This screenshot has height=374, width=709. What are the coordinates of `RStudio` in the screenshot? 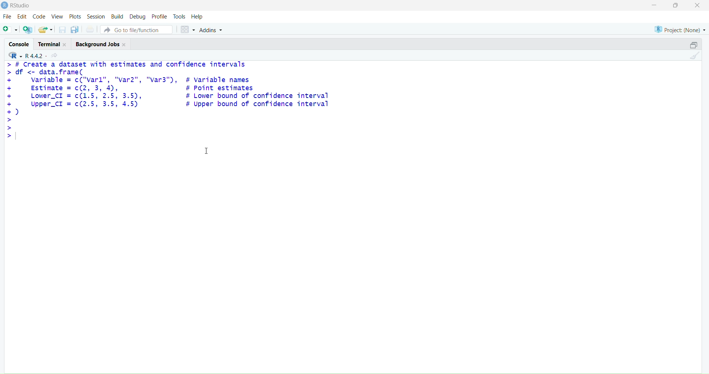 It's located at (19, 6).